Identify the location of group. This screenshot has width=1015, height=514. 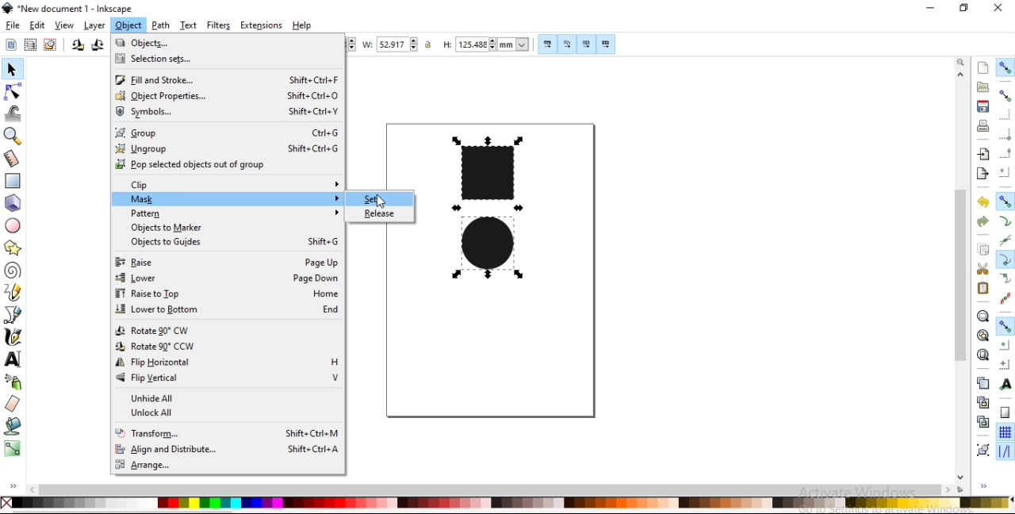
(227, 133).